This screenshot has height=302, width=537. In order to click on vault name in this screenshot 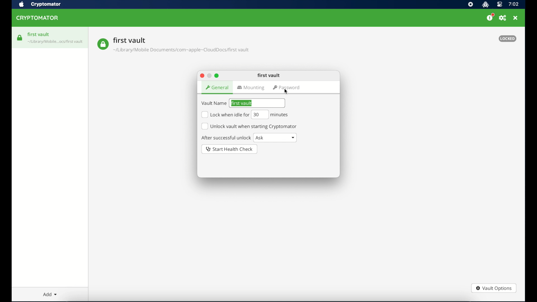, I will do `click(129, 40)`.